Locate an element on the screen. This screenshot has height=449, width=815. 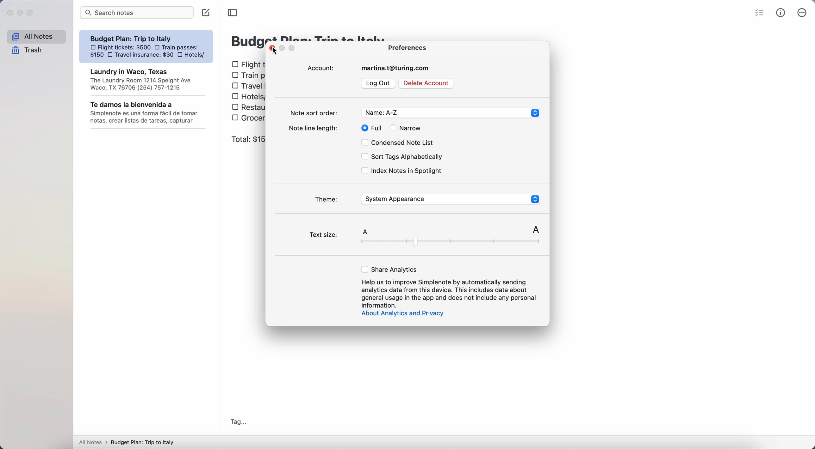
checkbox body text is located at coordinates (249, 92).